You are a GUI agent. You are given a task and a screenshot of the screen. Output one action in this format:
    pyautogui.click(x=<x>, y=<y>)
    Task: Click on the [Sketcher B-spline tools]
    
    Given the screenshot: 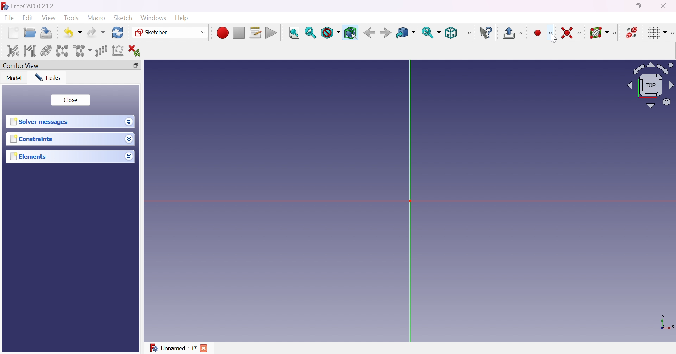 What is the action you would take?
    pyautogui.click(x=614, y=33)
    